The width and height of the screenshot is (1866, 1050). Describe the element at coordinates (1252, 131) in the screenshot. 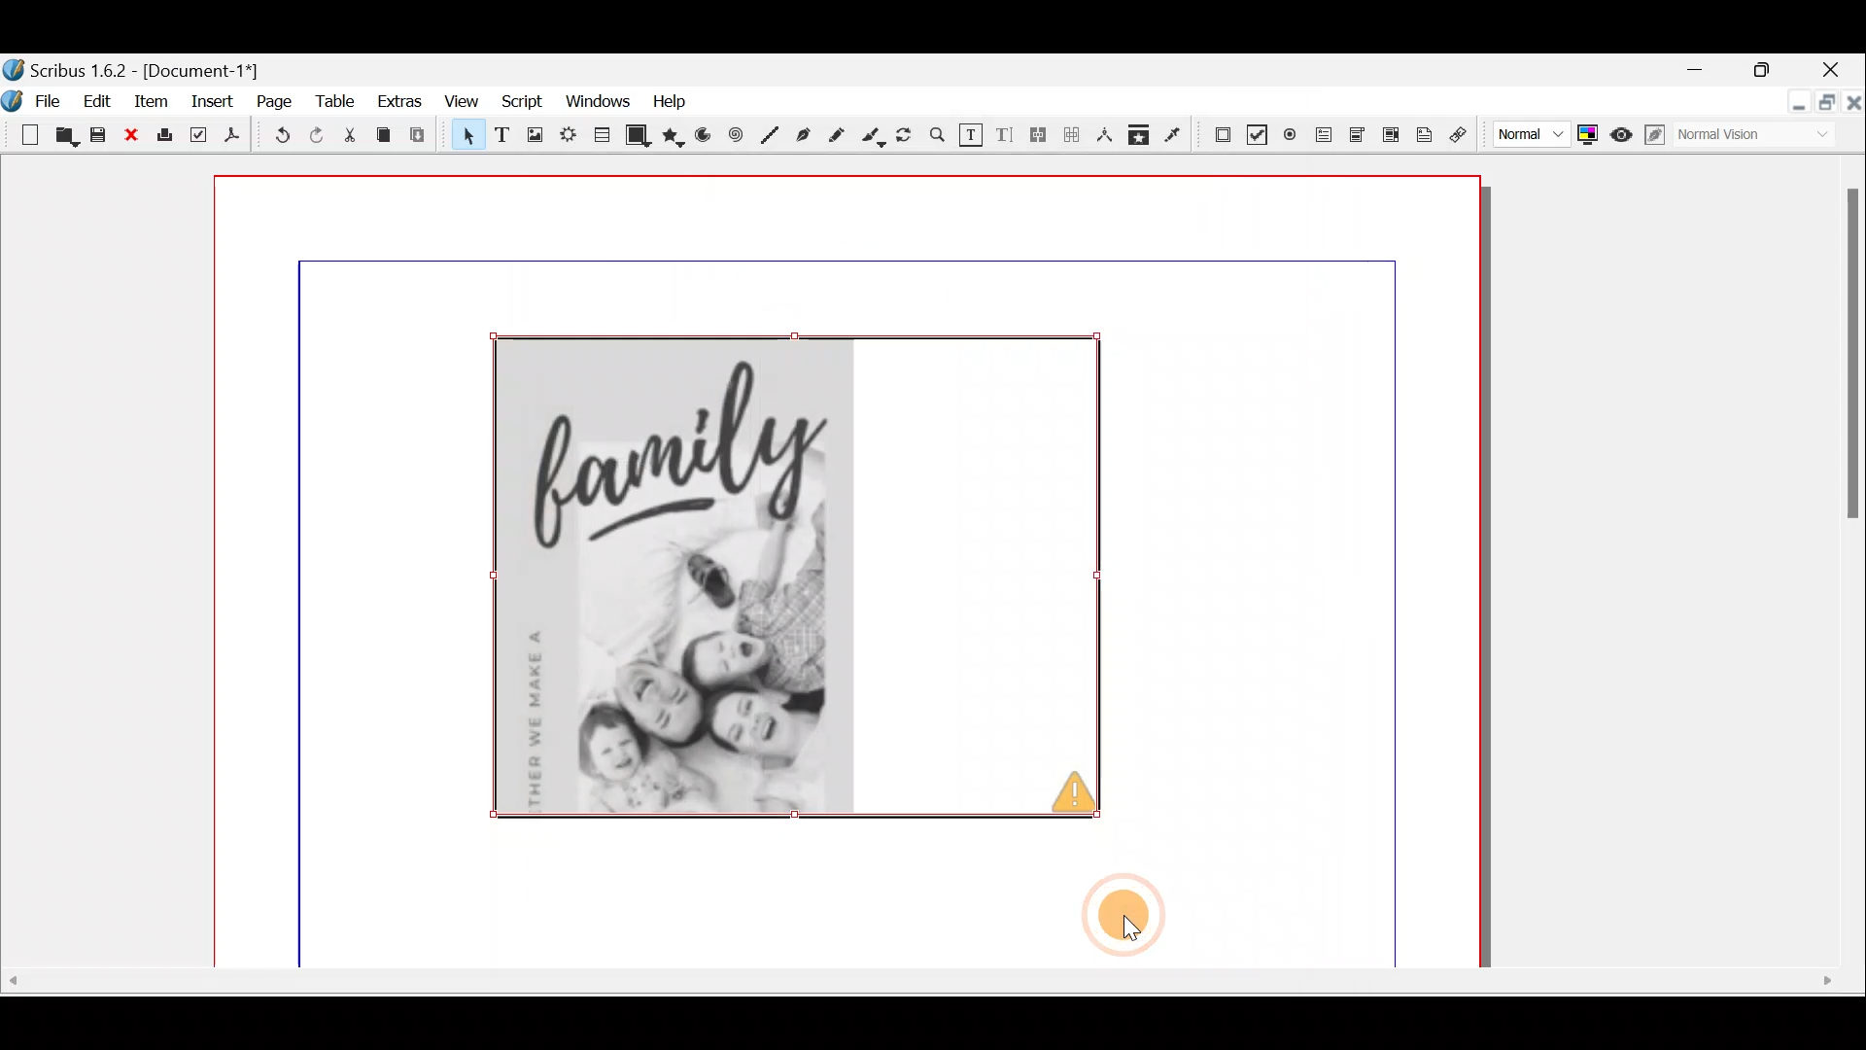

I see `PDF check box` at that location.